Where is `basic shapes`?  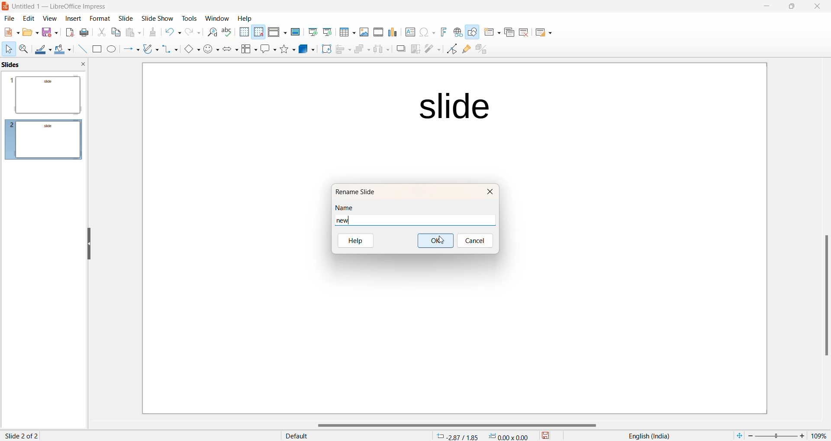 basic shapes is located at coordinates (189, 48).